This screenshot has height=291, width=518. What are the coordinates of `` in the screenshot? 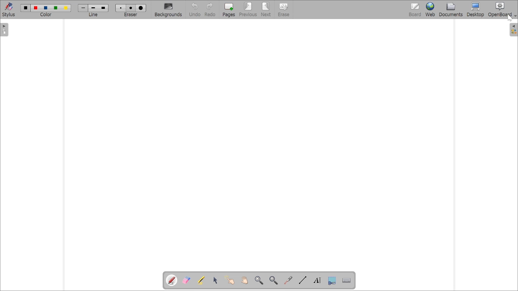 It's located at (476, 9).